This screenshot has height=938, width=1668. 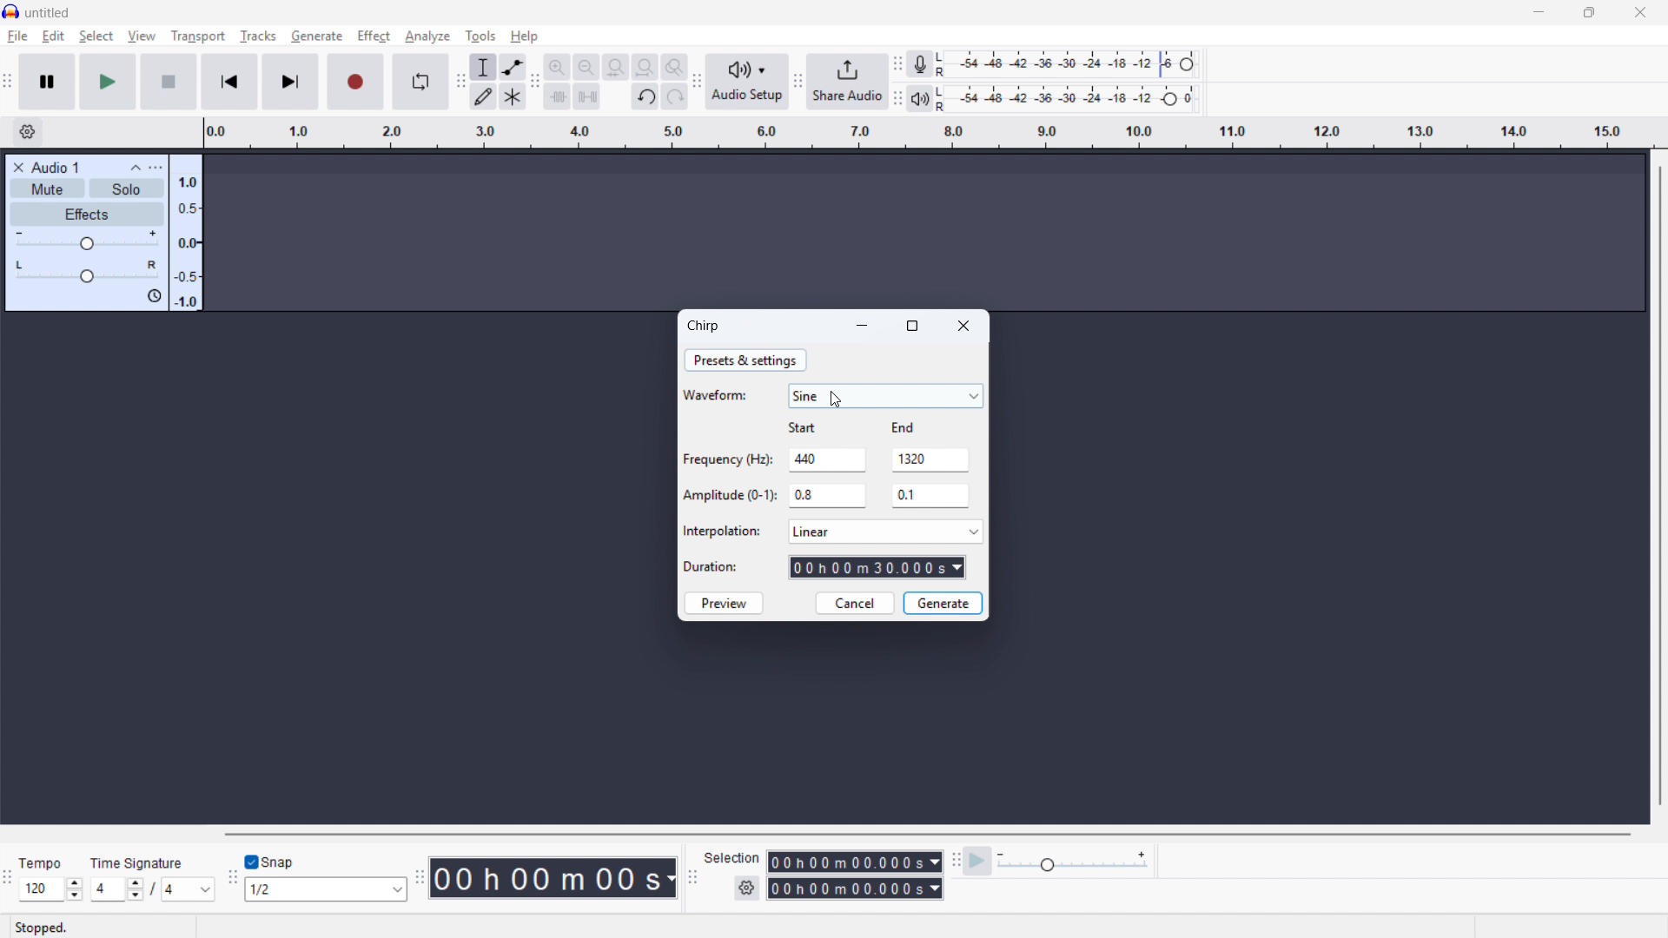 I want to click on Toggle zoom , so click(x=673, y=67).